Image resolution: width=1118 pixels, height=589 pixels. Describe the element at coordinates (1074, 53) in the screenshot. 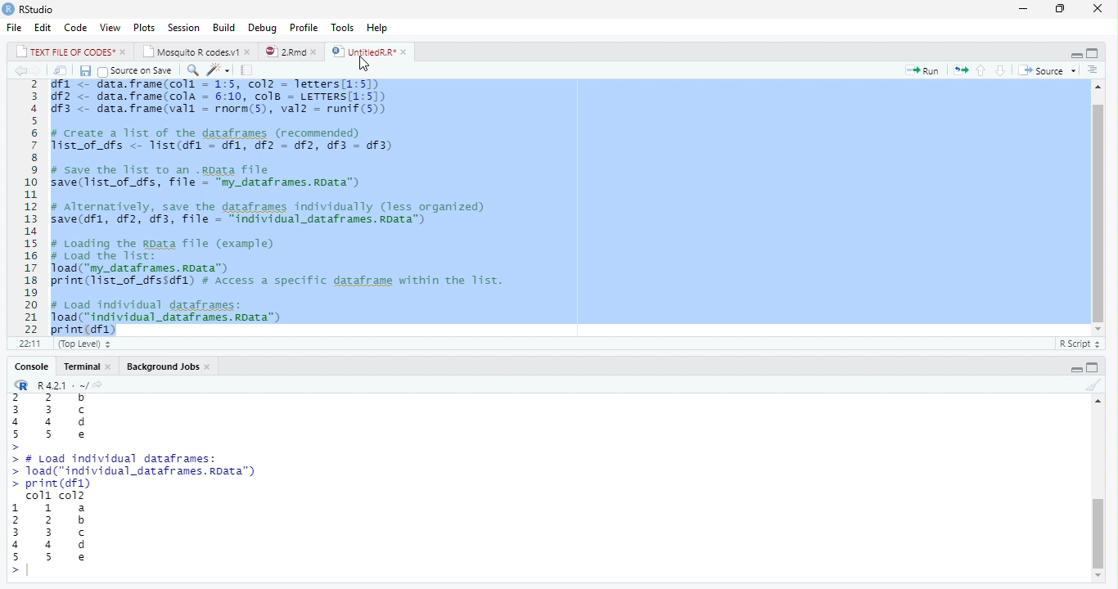

I see `Hide` at that location.